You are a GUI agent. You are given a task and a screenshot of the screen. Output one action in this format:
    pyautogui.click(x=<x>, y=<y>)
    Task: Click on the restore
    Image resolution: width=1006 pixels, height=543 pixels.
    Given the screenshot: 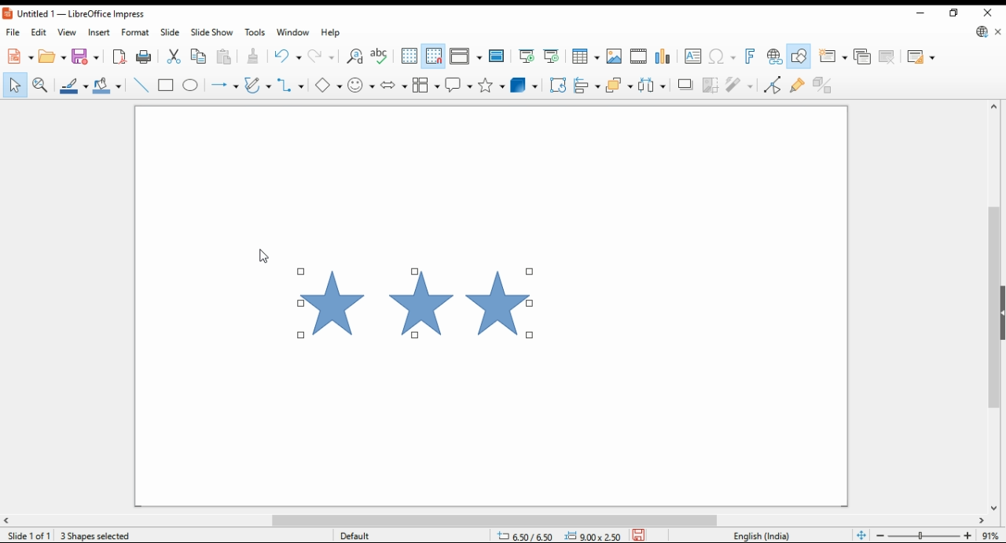 What is the action you would take?
    pyautogui.click(x=955, y=13)
    